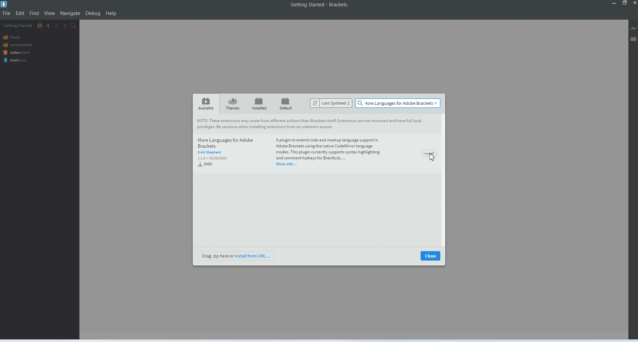 This screenshot has width=638, height=342. Describe the element at coordinates (625, 3) in the screenshot. I see `Maximise` at that location.